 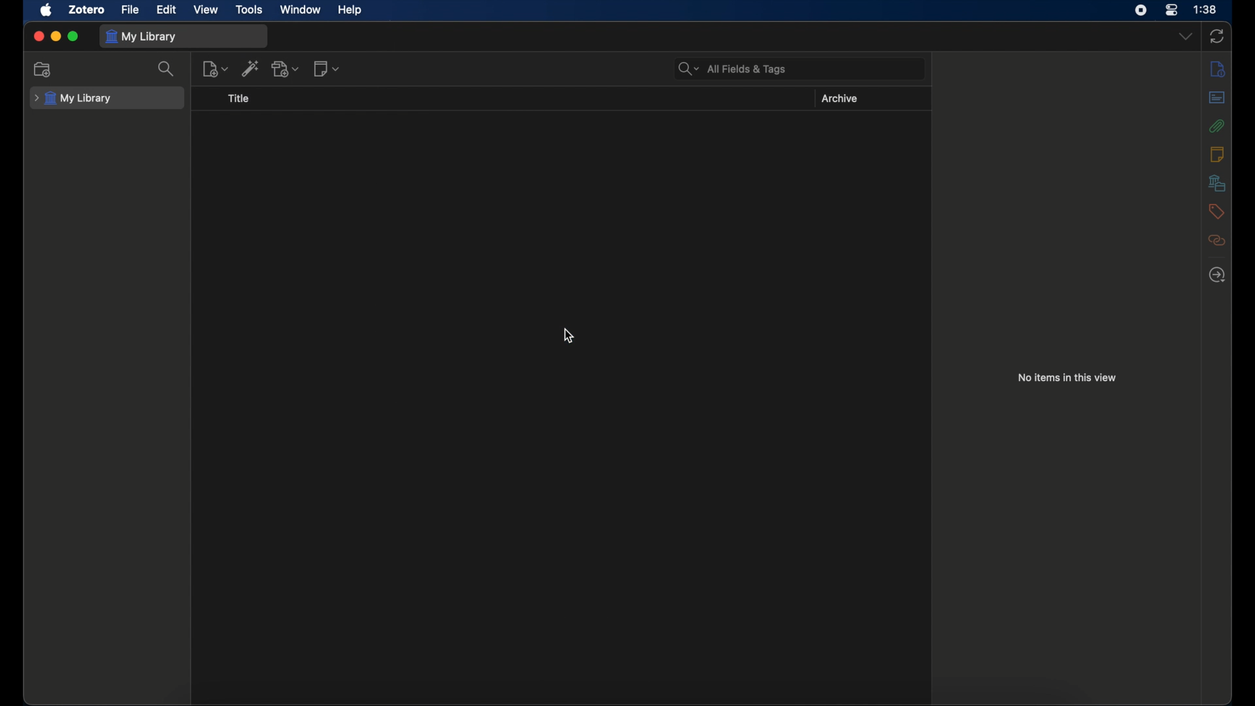 I want to click on maximize, so click(x=74, y=37).